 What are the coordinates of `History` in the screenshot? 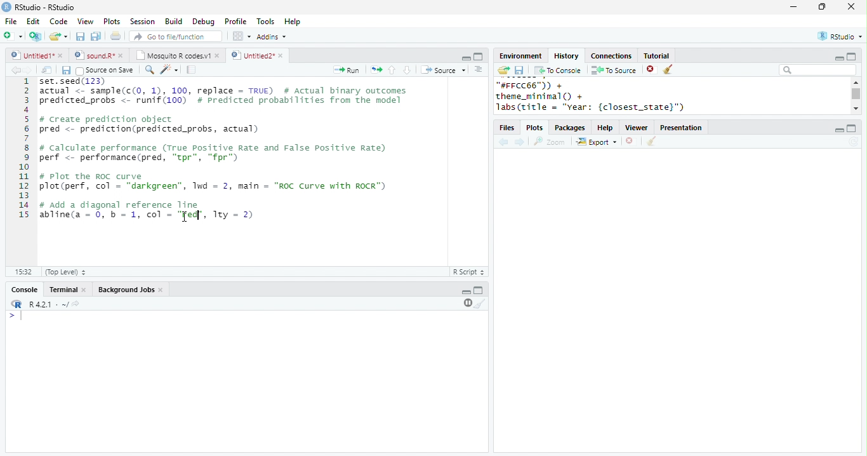 It's located at (566, 56).